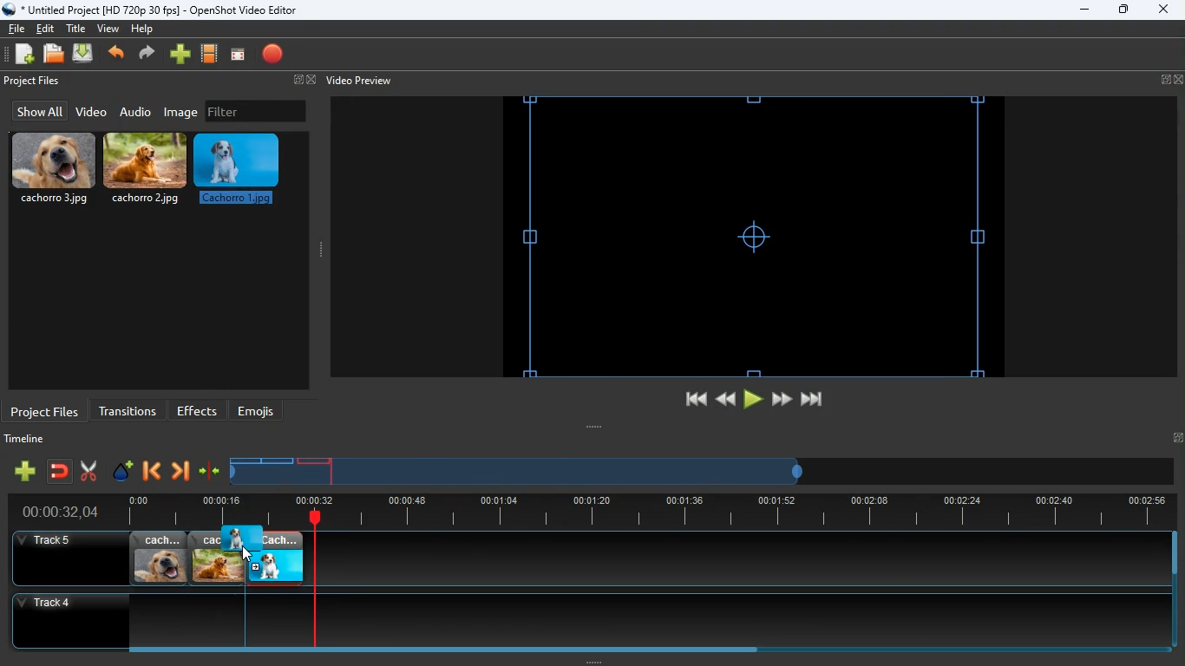  What do you see at coordinates (55, 55) in the screenshot?
I see `files` at bounding box center [55, 55].